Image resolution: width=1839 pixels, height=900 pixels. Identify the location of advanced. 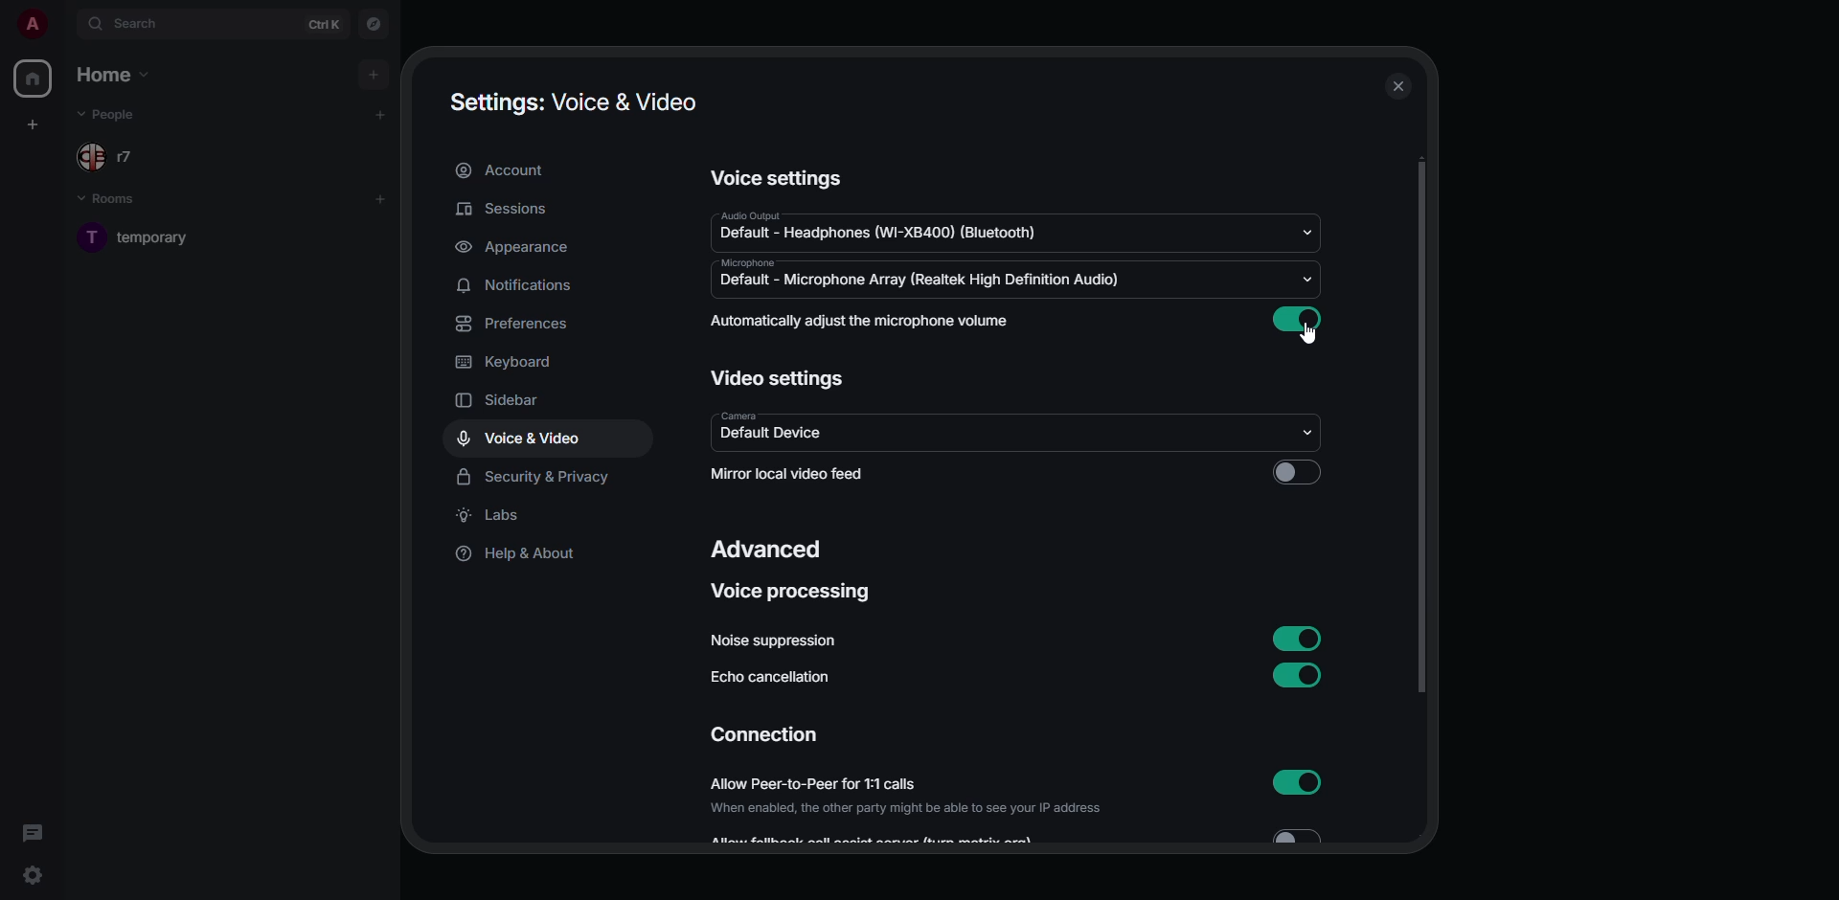
(770, 550).